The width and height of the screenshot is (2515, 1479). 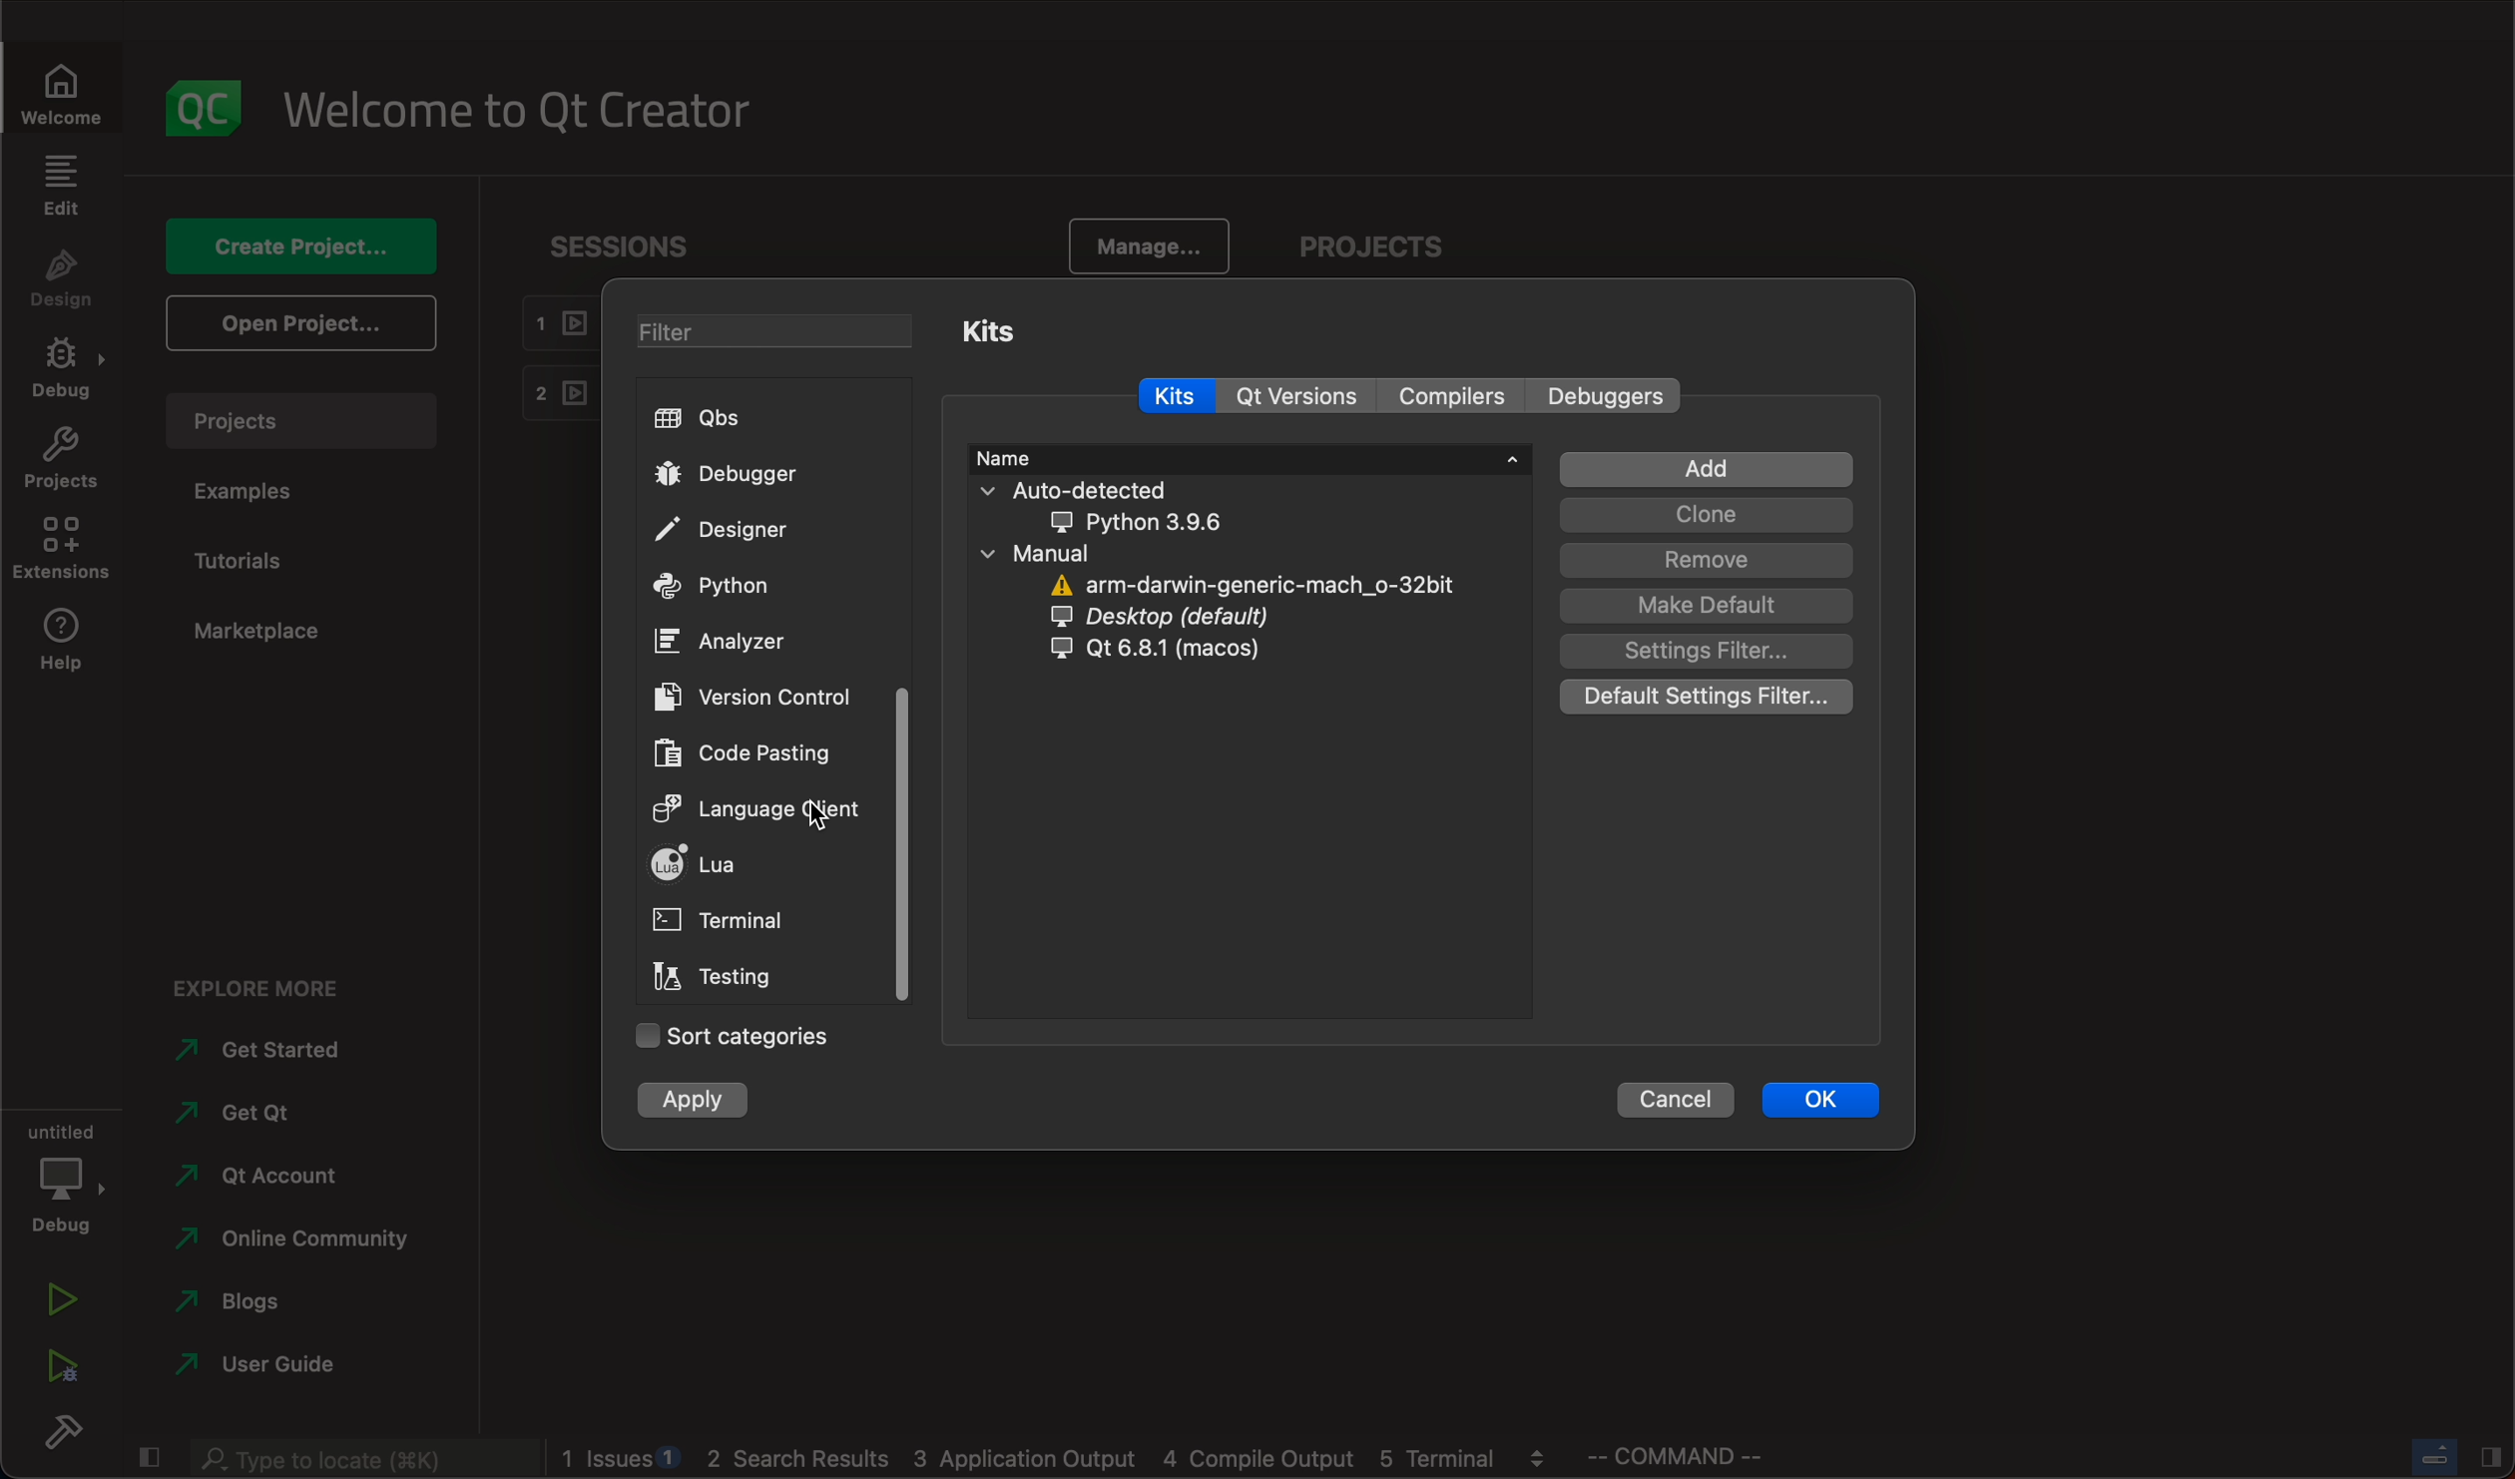 I want to click on debug, so click(x=64, y=369).